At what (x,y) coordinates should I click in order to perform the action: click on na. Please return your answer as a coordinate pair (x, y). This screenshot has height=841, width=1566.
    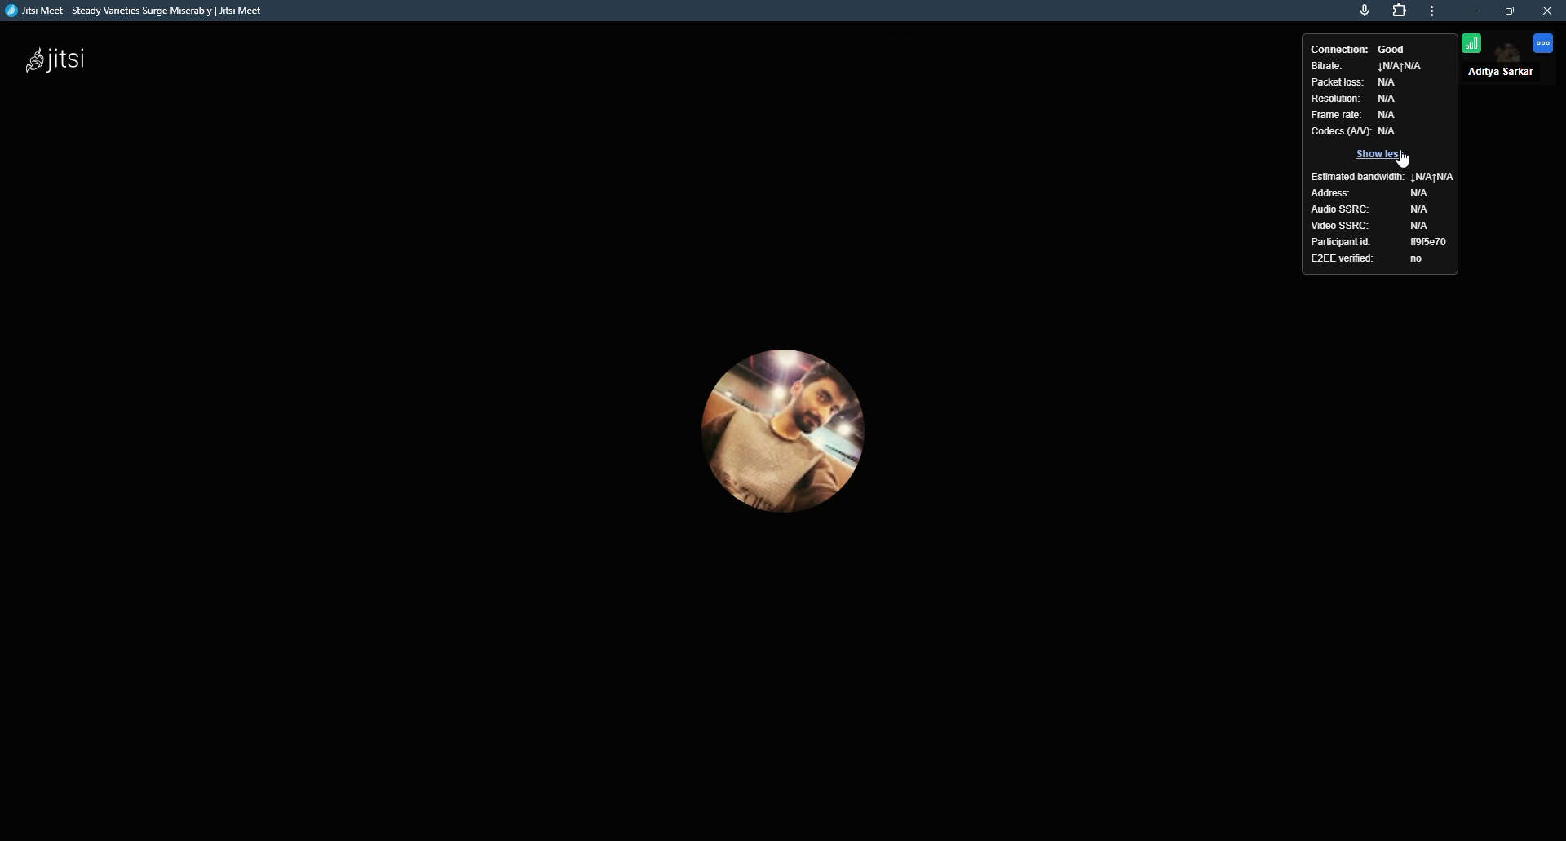
    Looking at the image, I should click on (1422, 209).